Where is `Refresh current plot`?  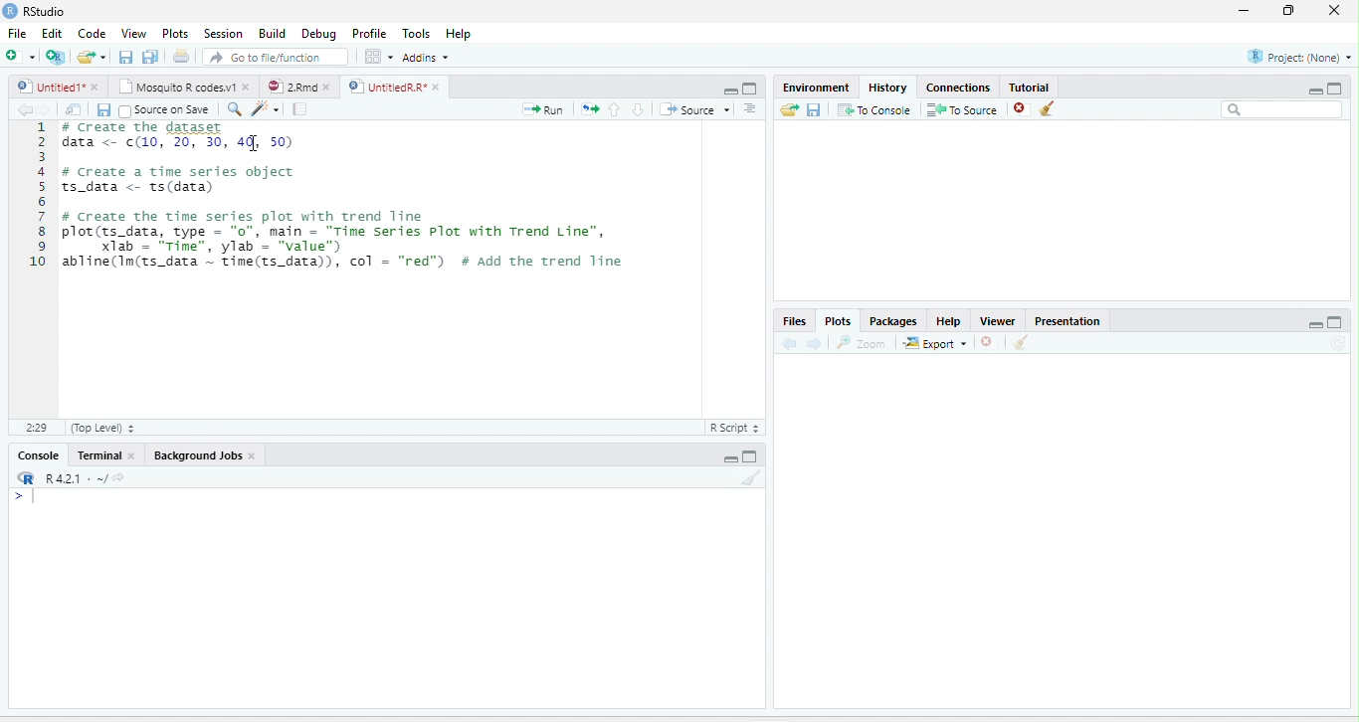 Refresh current plot is located at coordinates (1339, 343).